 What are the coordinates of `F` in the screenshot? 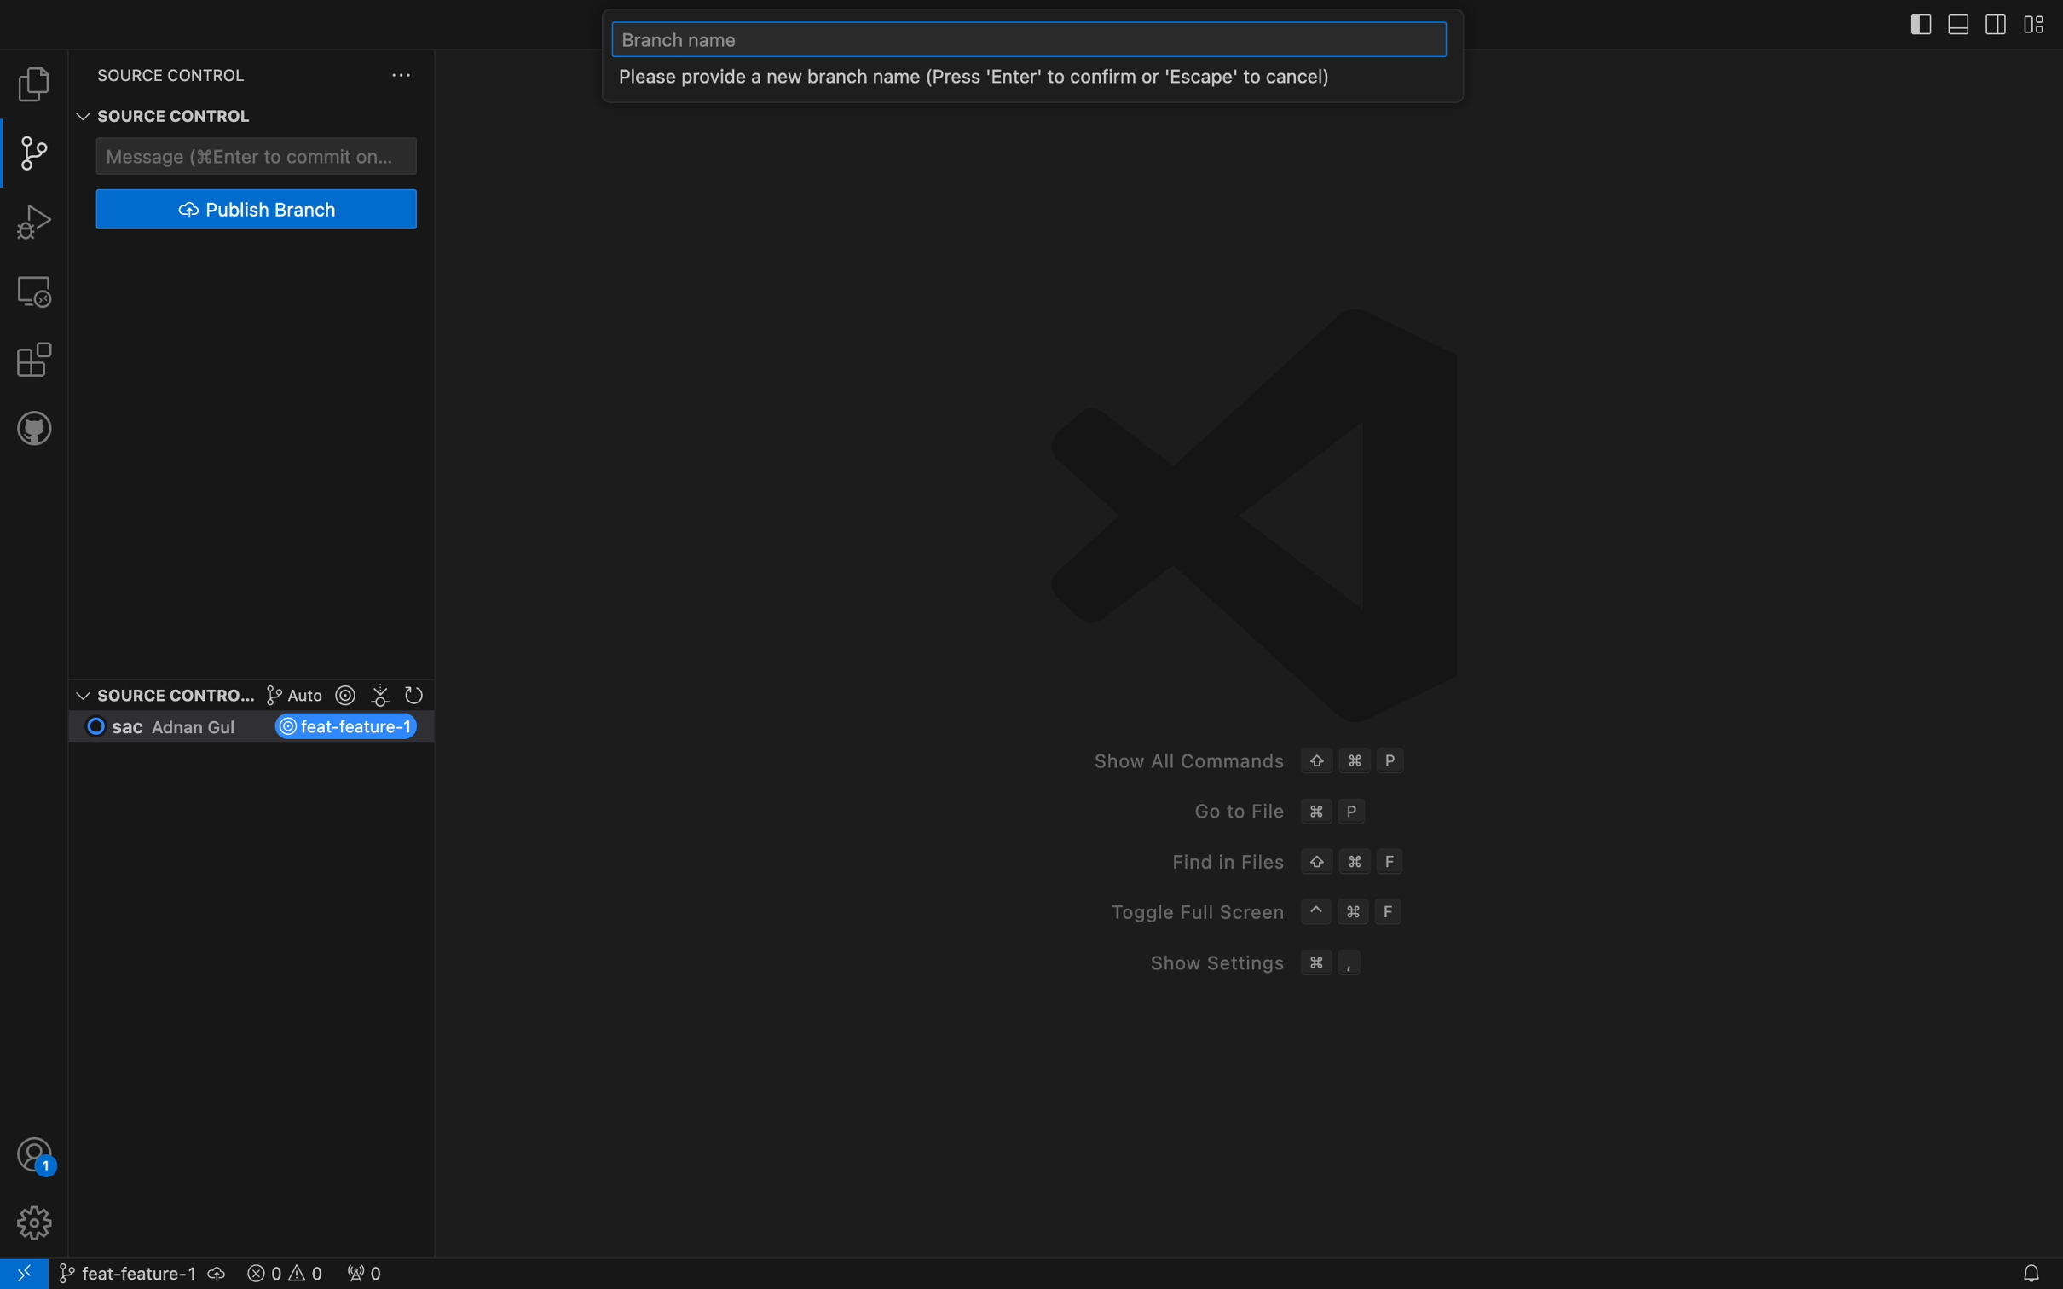 It's located at (1395, 861).